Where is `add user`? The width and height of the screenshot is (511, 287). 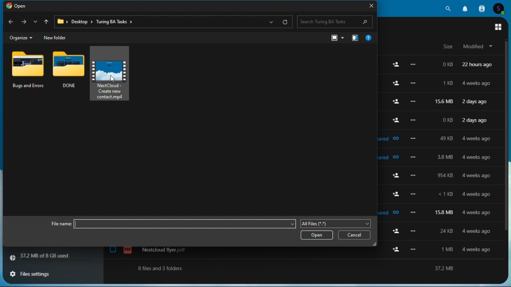
add user is located at coordinates (398, 231).